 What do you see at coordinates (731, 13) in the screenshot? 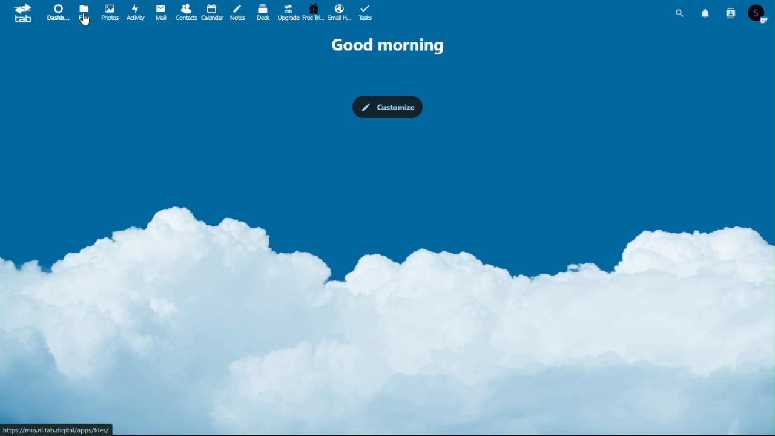
I see `Contacts` at bounding box center [731, 13].